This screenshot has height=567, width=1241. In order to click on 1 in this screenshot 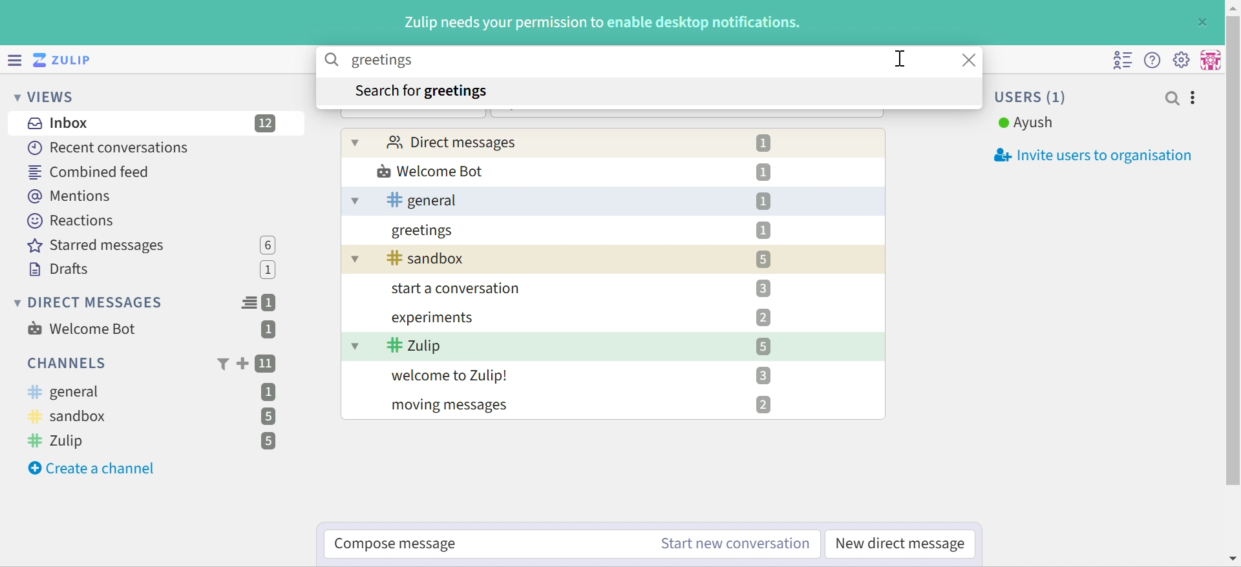, I will do `click(763, 231)`.